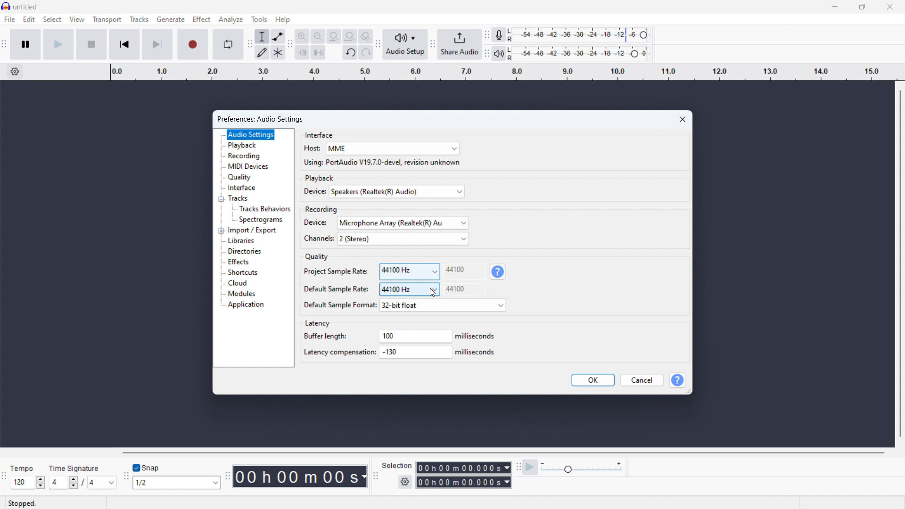 The height and width of the screenshot is (509, 905). Describe the element at coordinates (499, 35) in the screenshot. I see `recording meter` at that location.